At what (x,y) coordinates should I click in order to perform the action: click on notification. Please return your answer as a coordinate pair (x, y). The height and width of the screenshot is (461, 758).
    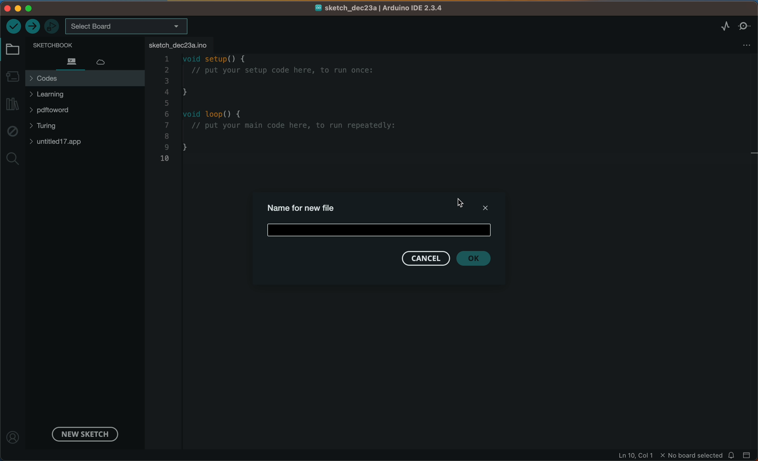
    Looking at the image, I should click on (732, 455).